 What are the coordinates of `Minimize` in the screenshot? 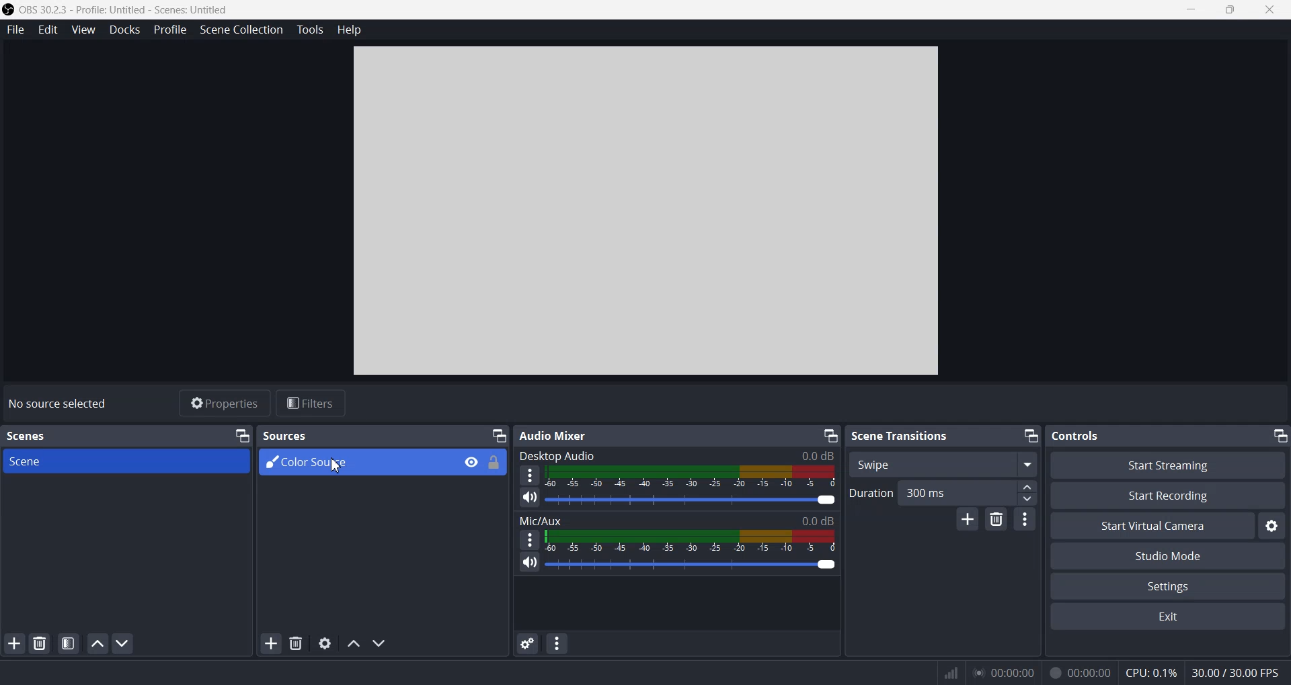 It's located at (1280, 437).